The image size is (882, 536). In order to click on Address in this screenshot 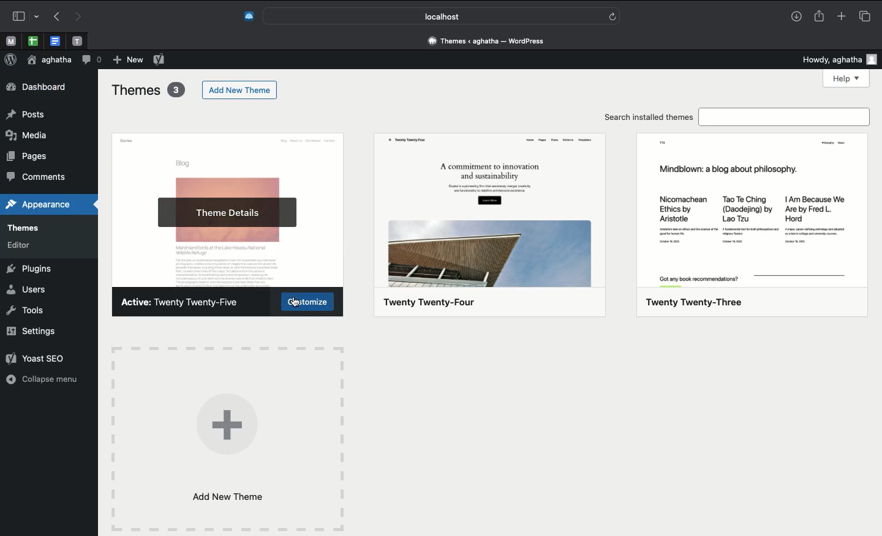, I will do `click(484, 42)`.